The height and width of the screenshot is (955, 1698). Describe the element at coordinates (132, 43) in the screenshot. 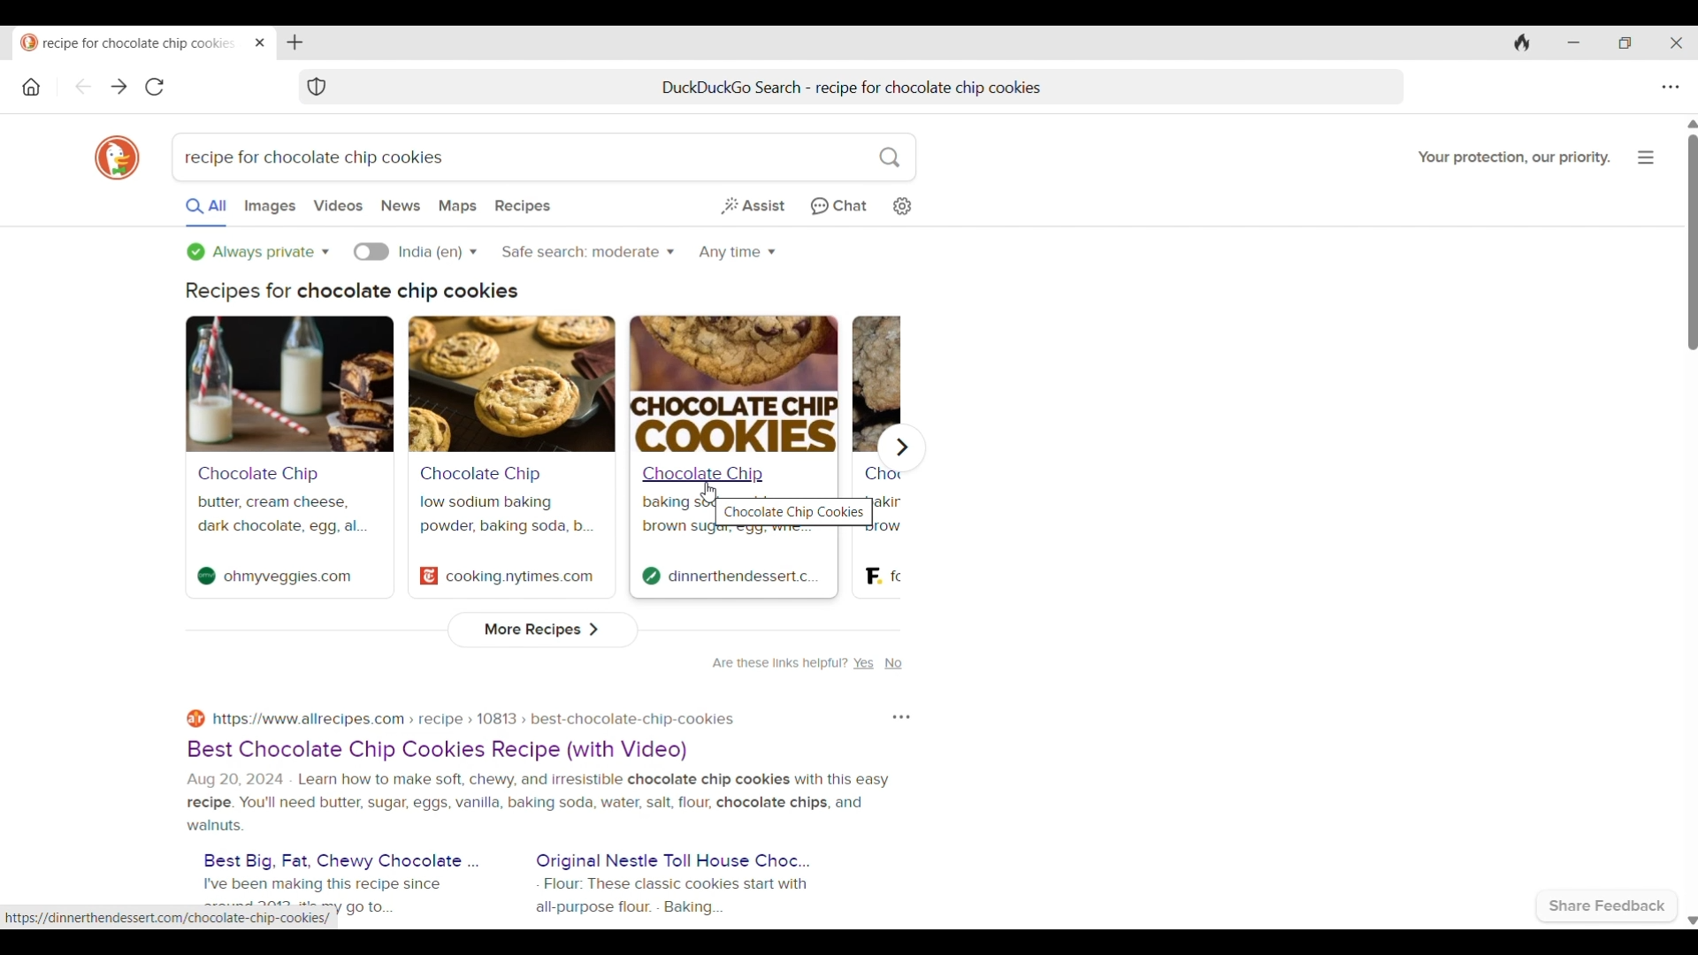

I see `recipe for chocolate chip cookies` at that location.